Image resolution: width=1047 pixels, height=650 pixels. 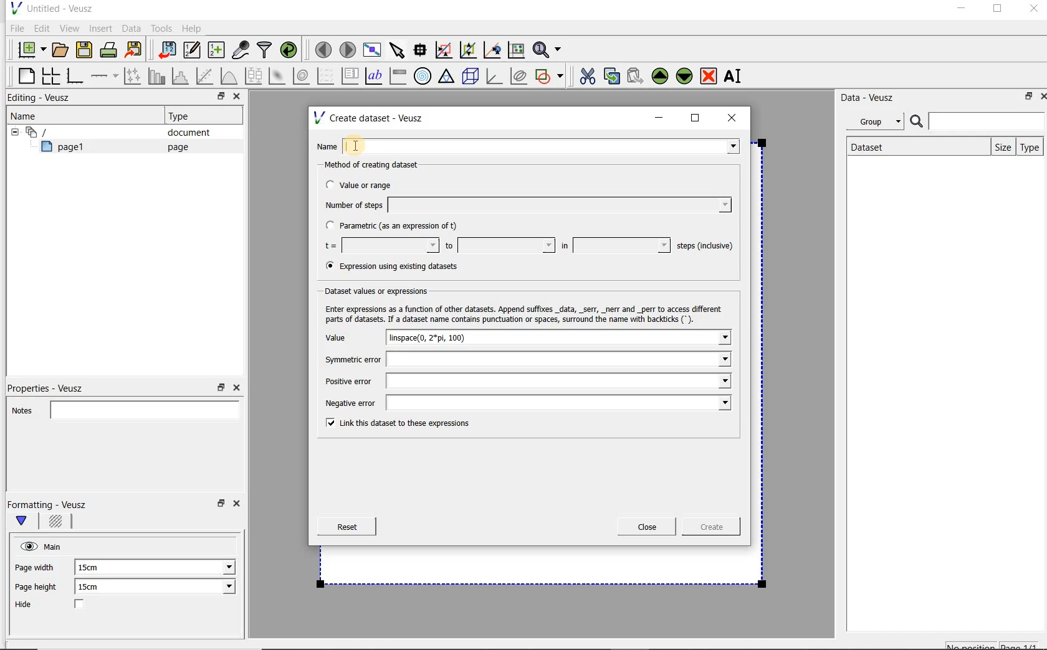 I want to click on Parametric (as an expression of t), so click(x=397, y=226).